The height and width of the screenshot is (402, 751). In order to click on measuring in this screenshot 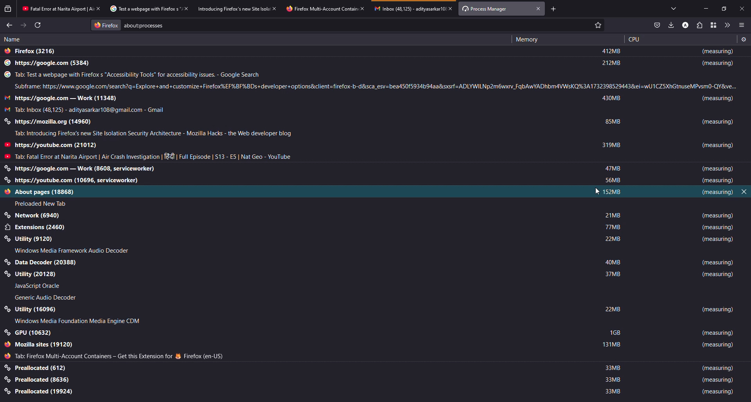, I will do `click(718, 64)`.